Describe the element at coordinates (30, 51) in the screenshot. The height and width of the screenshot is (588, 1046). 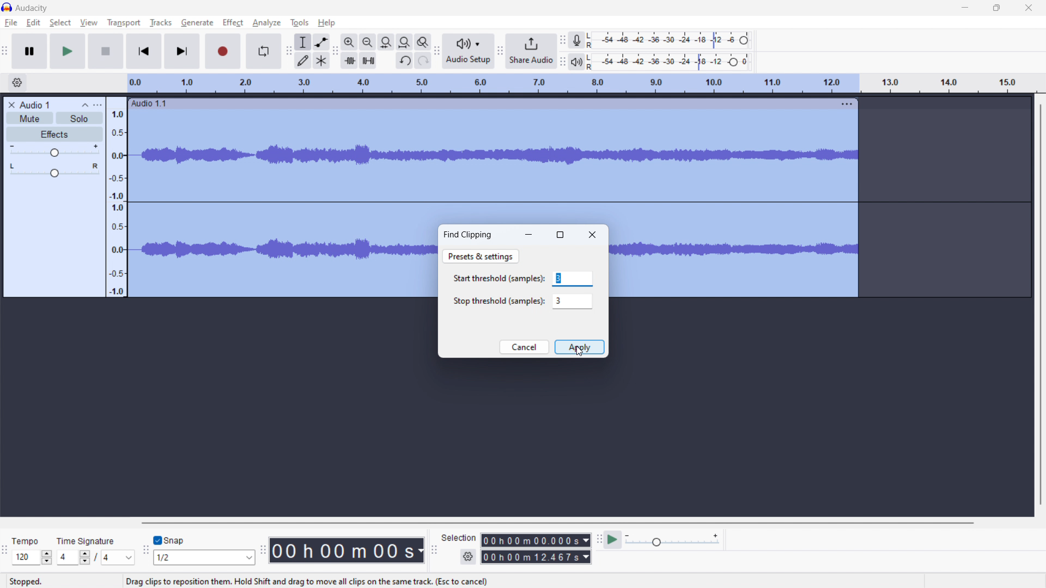
I see `pause` at that location.